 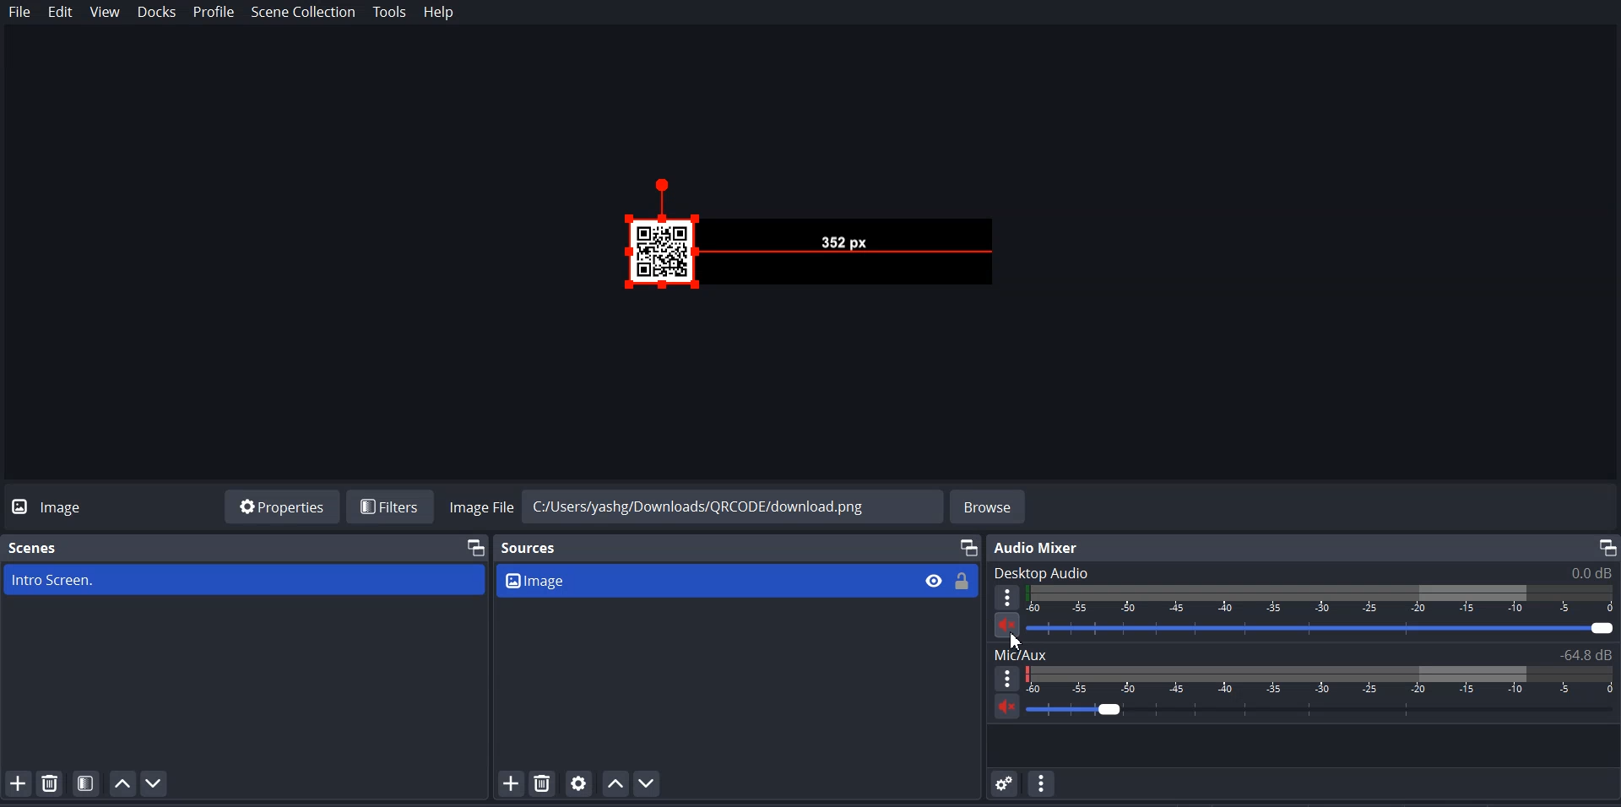 I want to click on Text, so click(x=1304, y=654).